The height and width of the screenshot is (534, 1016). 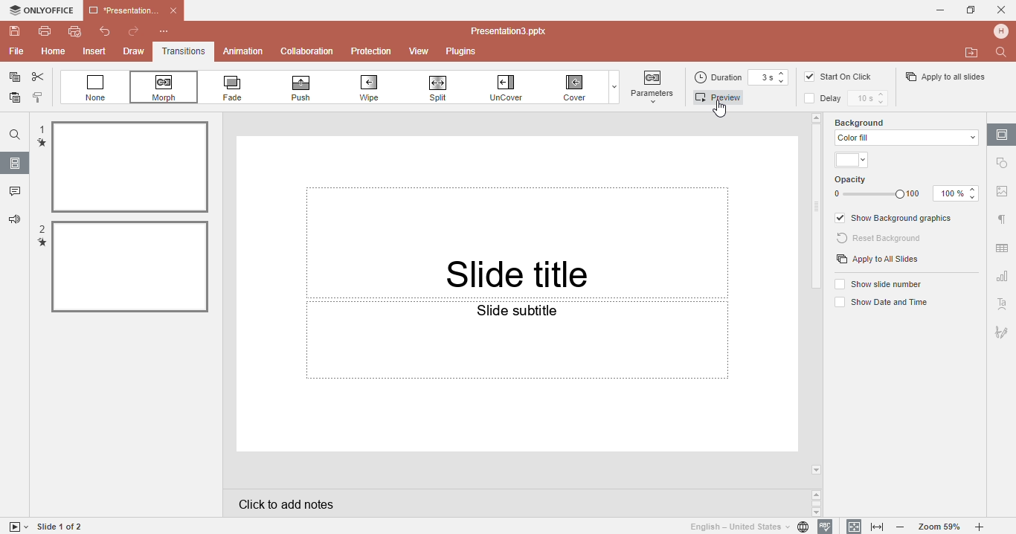 What do you see at coordinates (1002, 194) in the screenshot?
I see `Image settings` at bounding box center [1002, 194].